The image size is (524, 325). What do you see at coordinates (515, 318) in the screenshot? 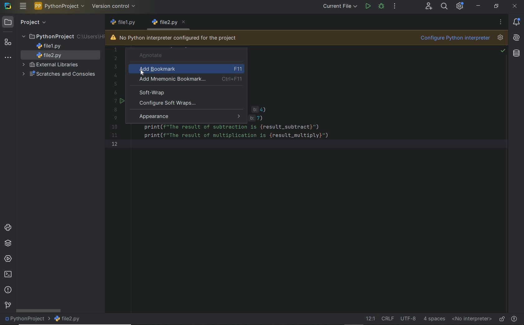
I see `problems` at bounding box center [515, 318].